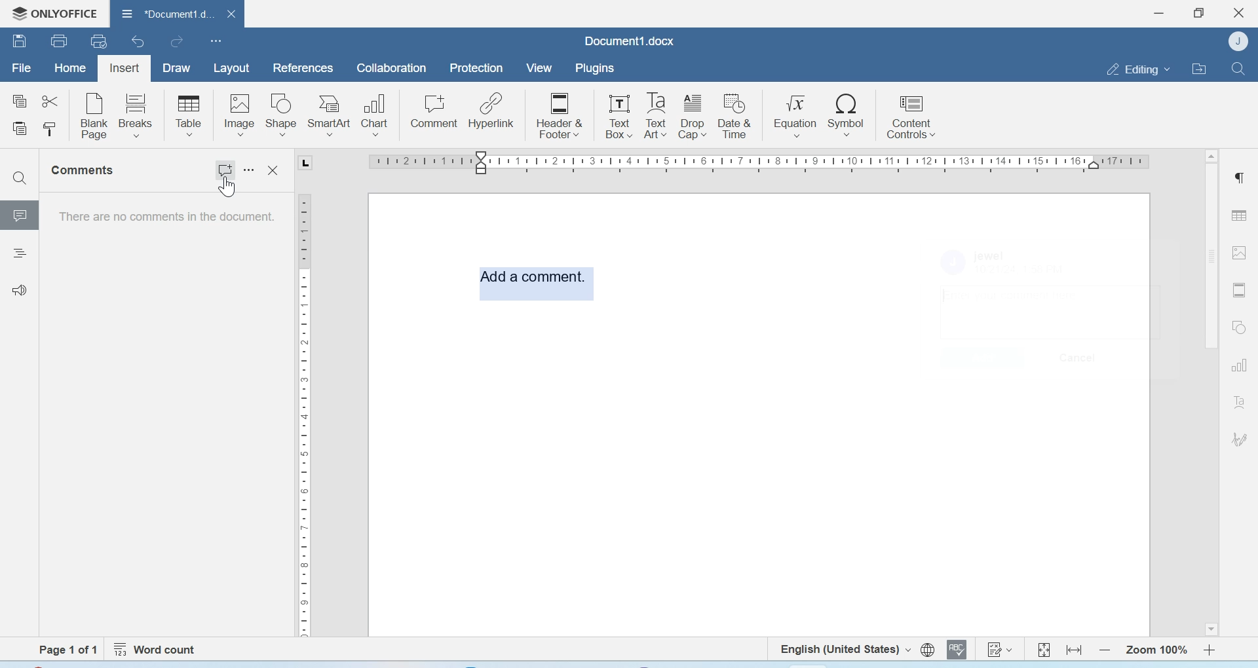 This screenshot has width=1258, height=668. I want to click on Word count, so click(157, 650).